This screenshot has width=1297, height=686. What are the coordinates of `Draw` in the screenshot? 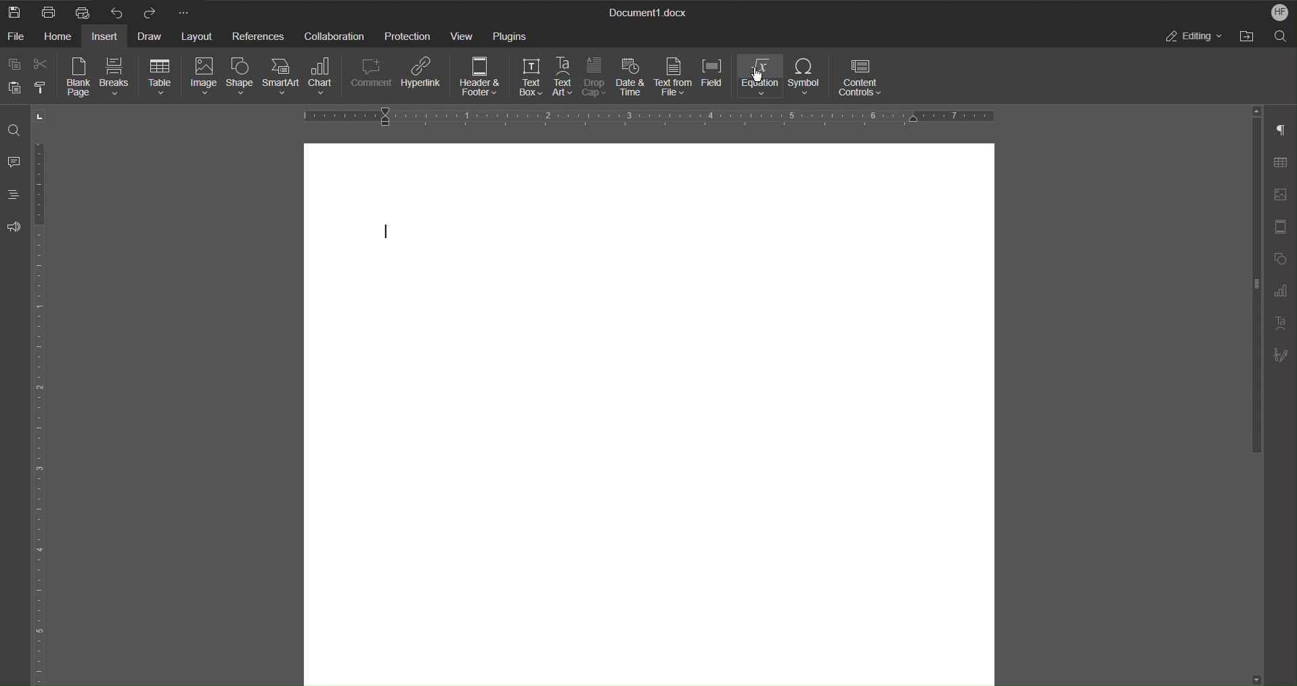 It's located at (150, 37).